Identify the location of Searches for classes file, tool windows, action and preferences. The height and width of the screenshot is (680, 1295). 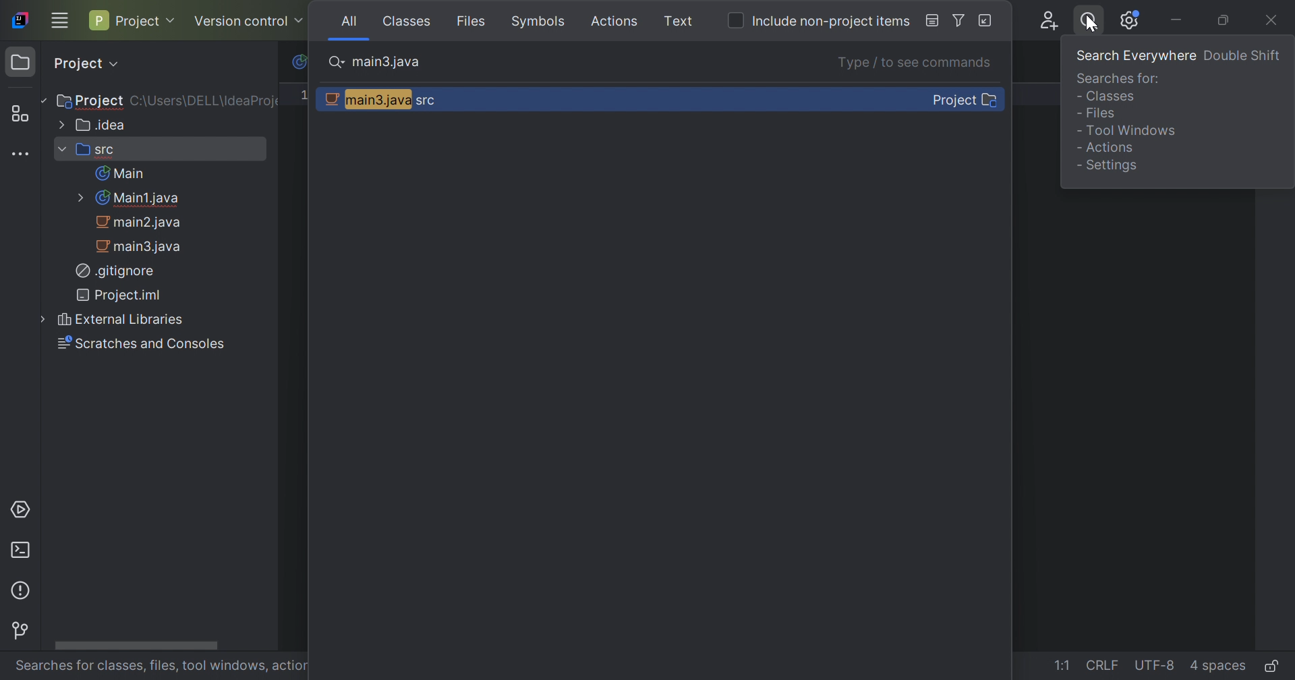
(162, 668).